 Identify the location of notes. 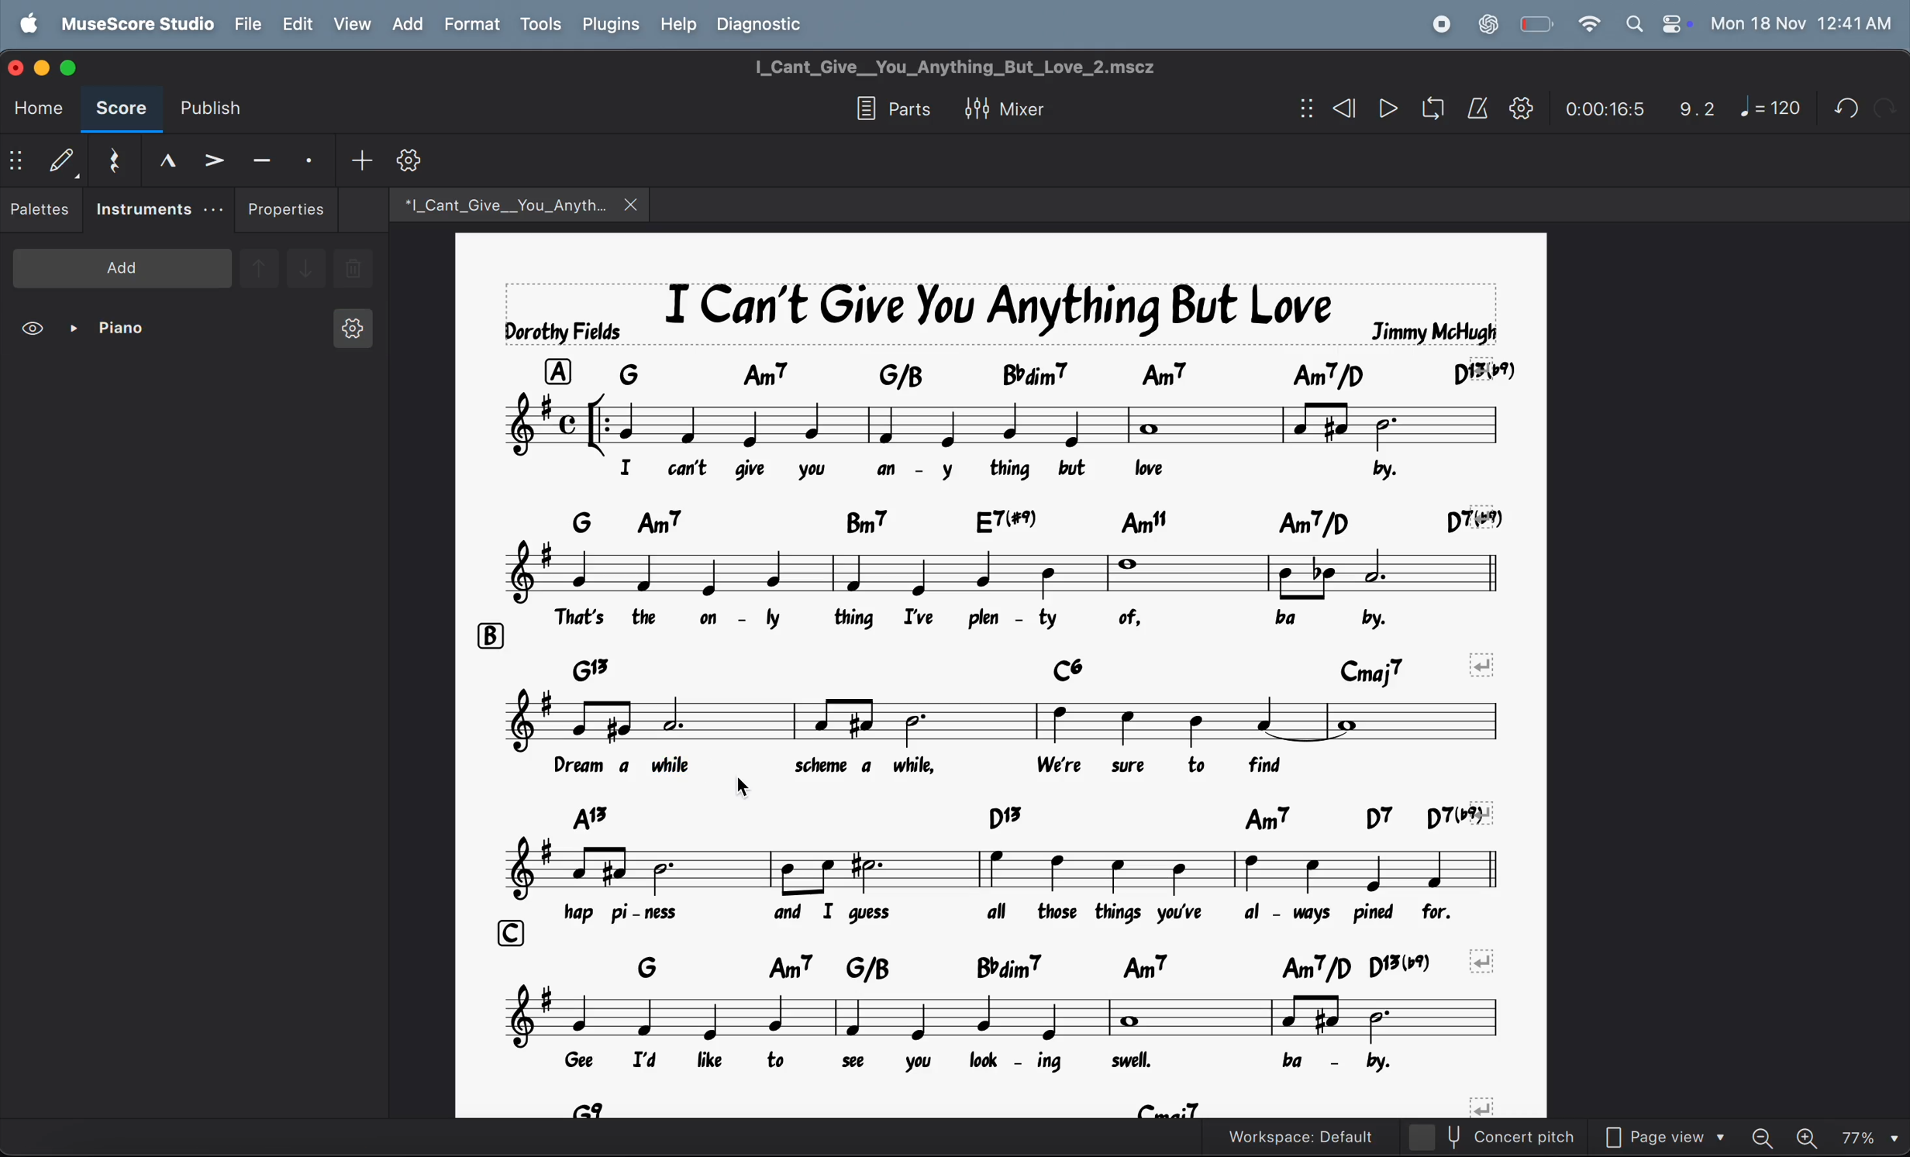
(997, 1018).